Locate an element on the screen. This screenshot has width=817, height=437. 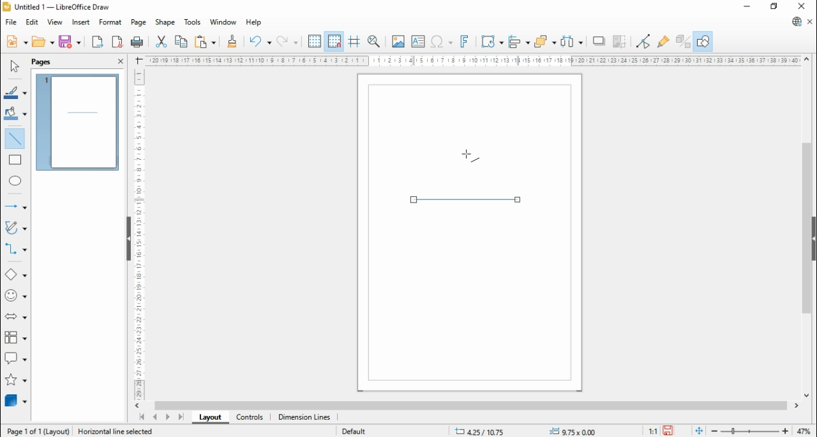
arrange is located at coordinates (546, 40).